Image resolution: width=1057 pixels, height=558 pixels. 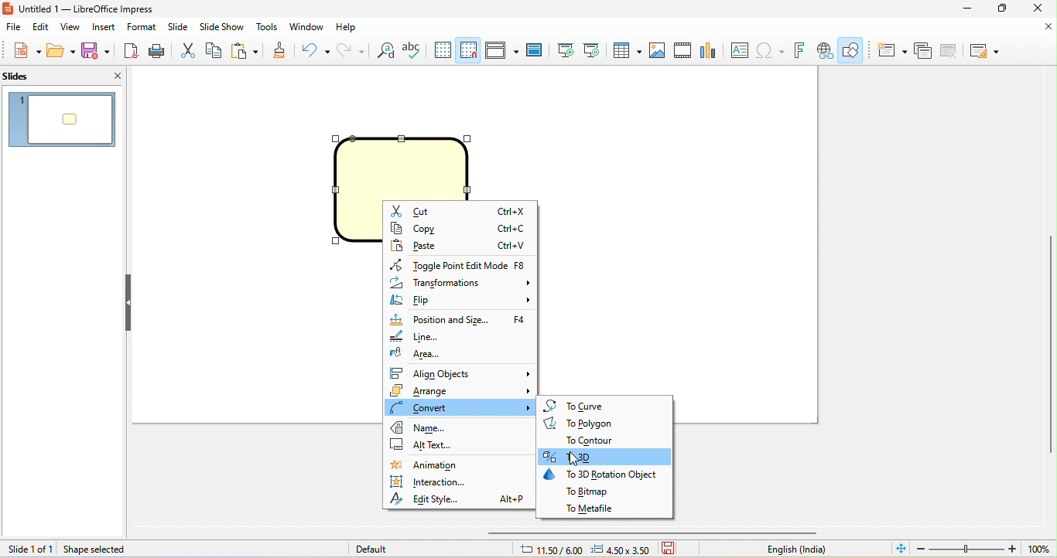 I want to click on clone formatting, so click(x=280, y=49).